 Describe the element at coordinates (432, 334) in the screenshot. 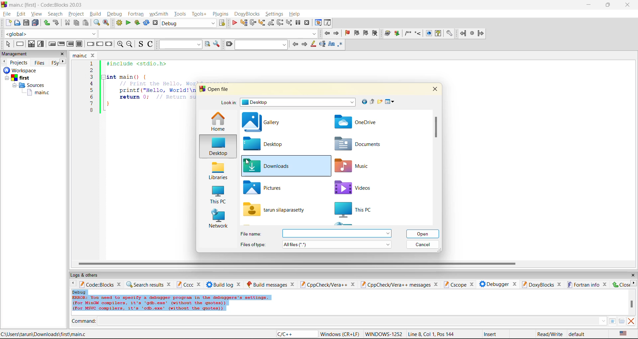

I see `line8, col 1, pos 144` at that location.